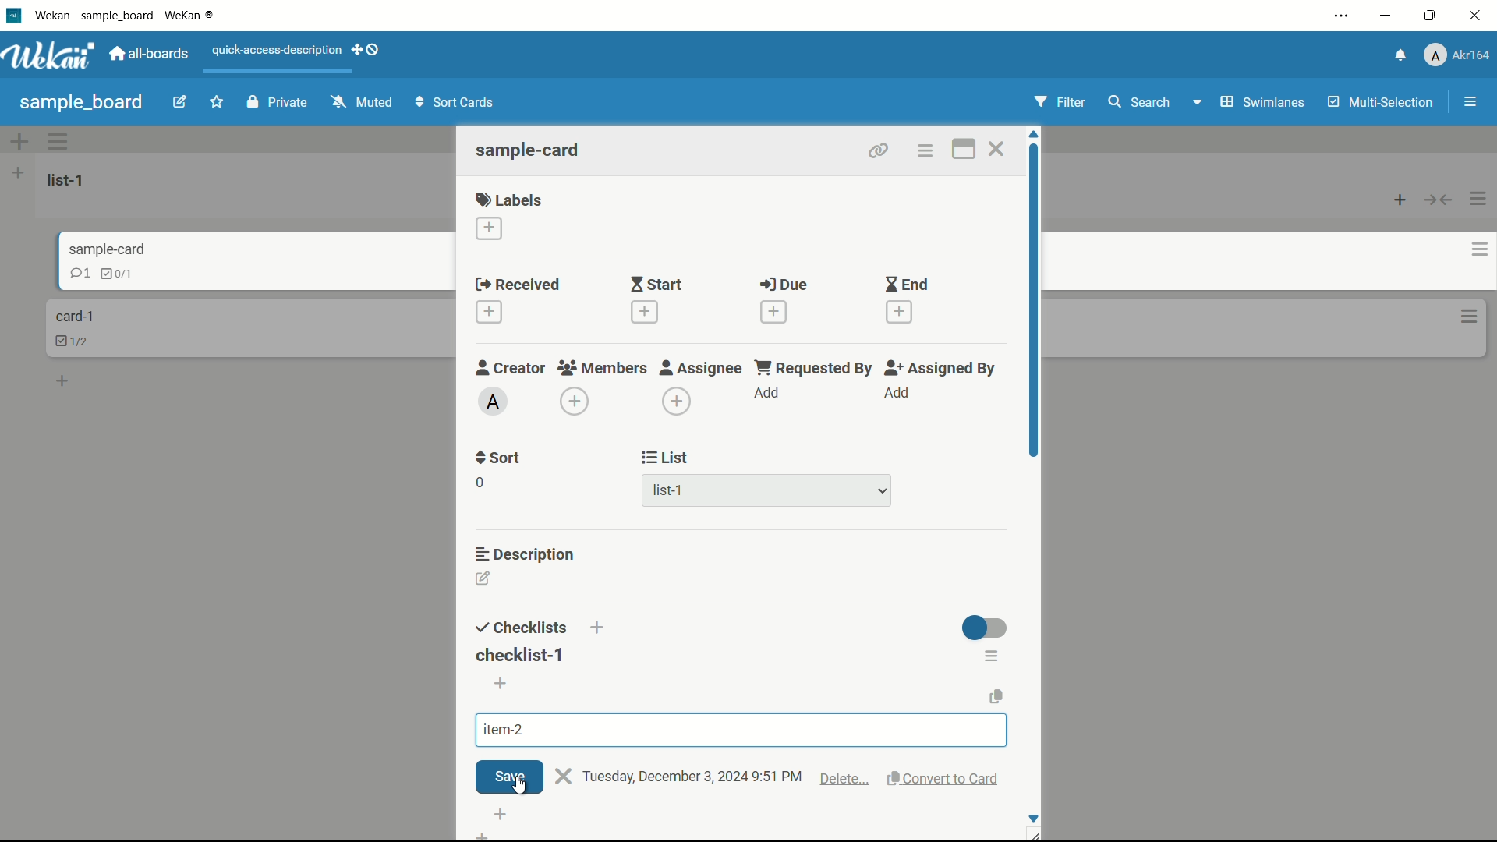 The width and height of the screenshot is (1497, 842). I want to click on app icon, so click(16, 15).